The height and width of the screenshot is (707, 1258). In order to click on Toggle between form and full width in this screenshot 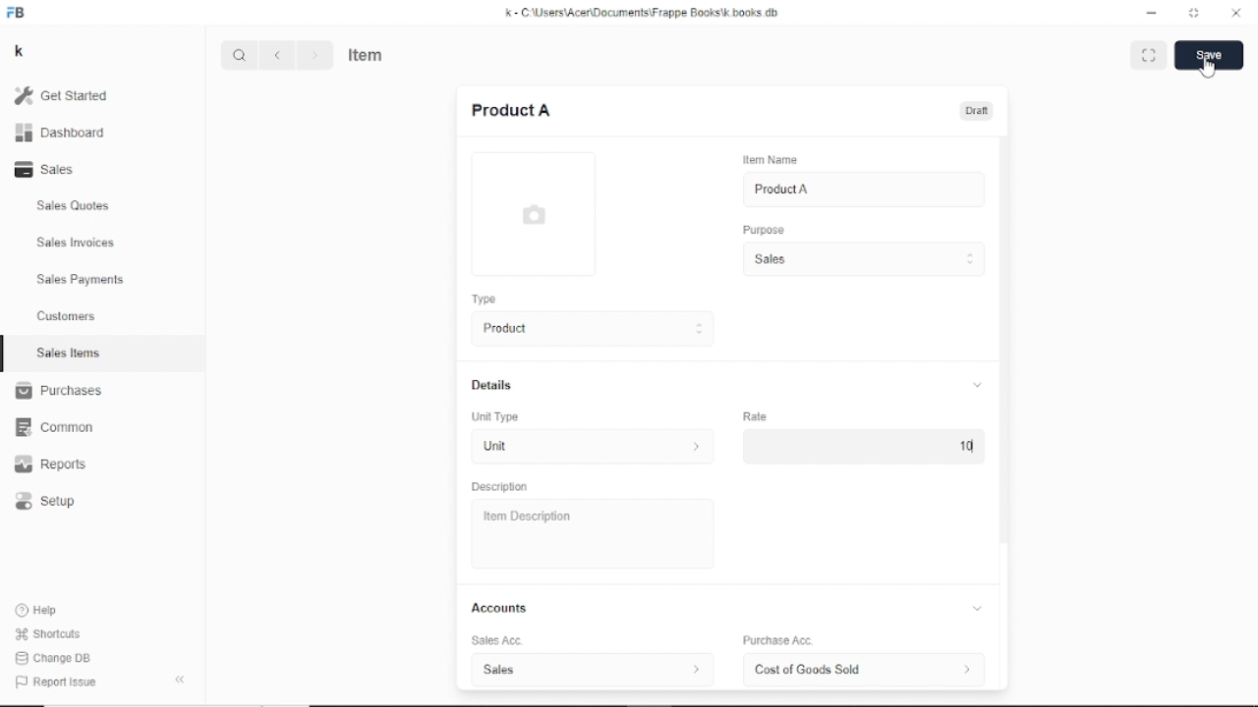, I will do `click(1194, 12)`.